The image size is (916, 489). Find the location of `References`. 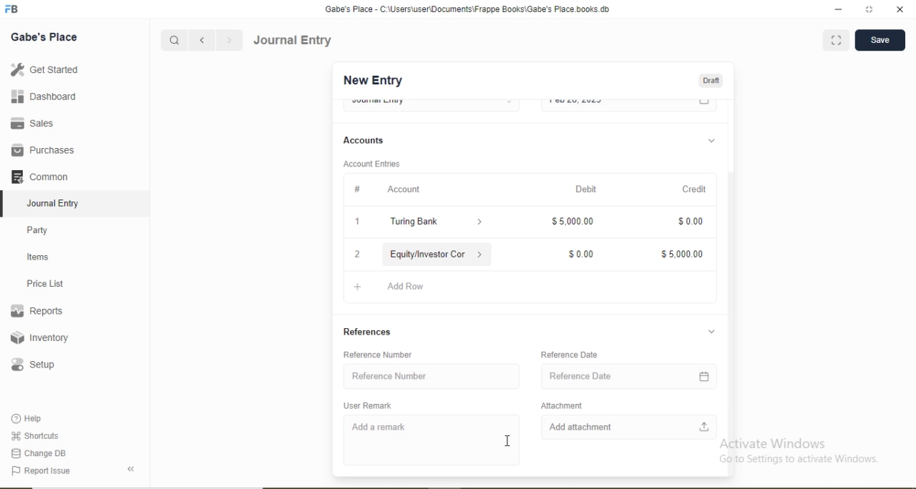

References is located at coordinates (368, 332).